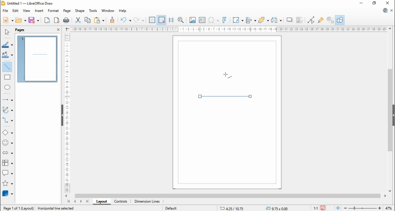 The height and width of the screenshot is (211, 395). Describe the element at coordinates (8, 193) in the screenshot. I see `3D objects` at that location.